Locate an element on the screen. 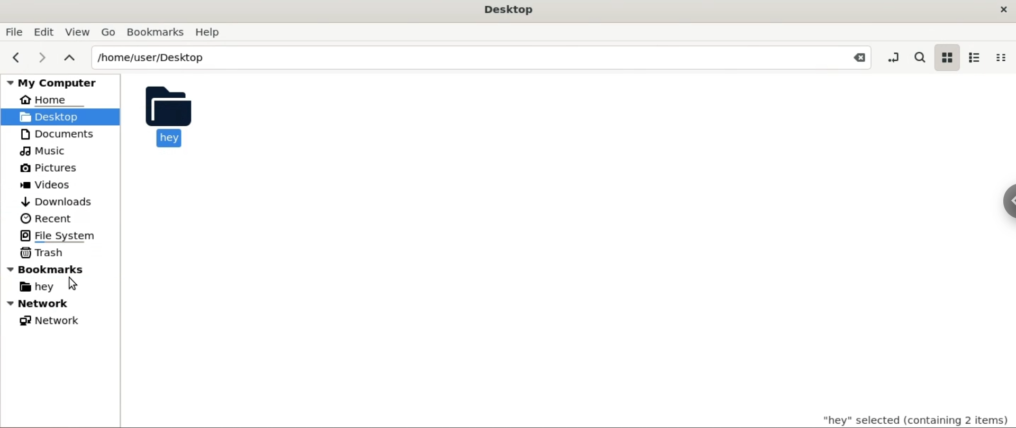 Image resolution: width=1016 pixels, height=428 pixels. View is located at coordinates (78, 31).